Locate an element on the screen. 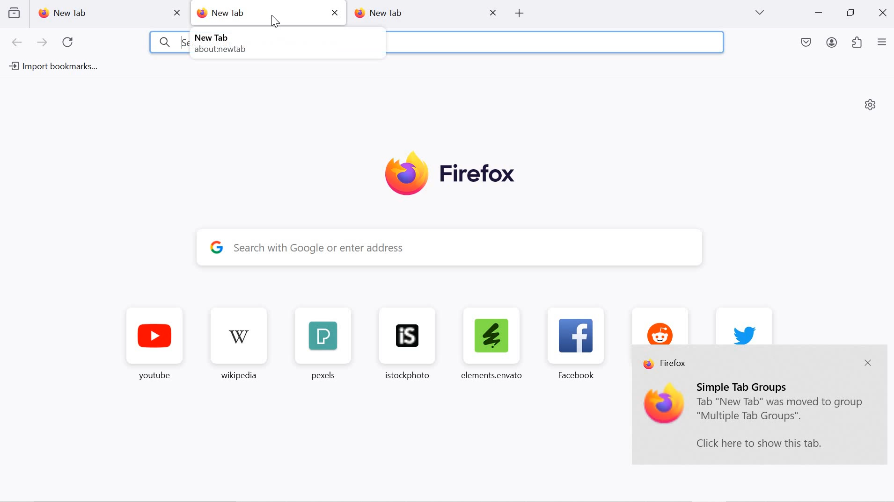 This screenshot has width=894, height=502. 3 kearch with Google or enter address is located at coordinates (171, 42).